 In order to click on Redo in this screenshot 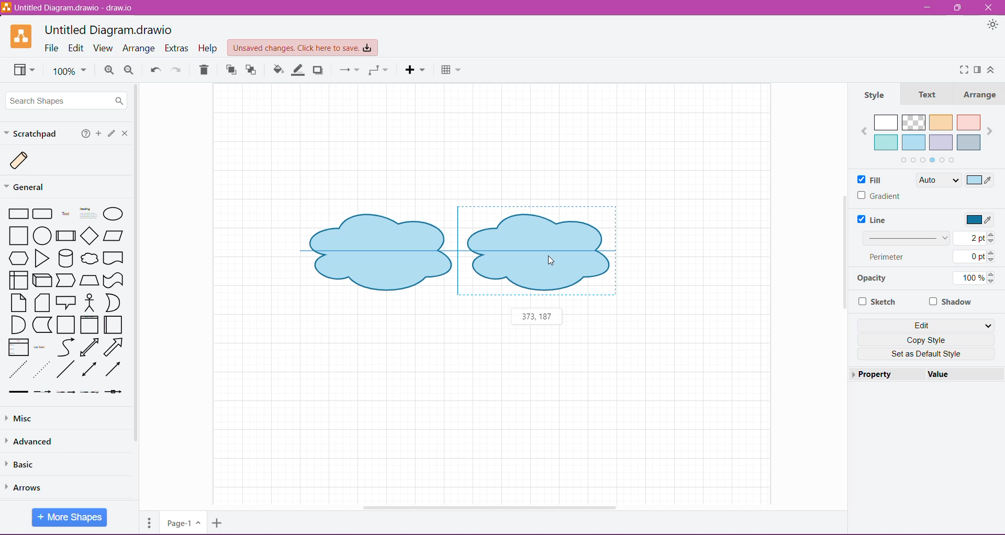, I will do `click(179, 70)`.